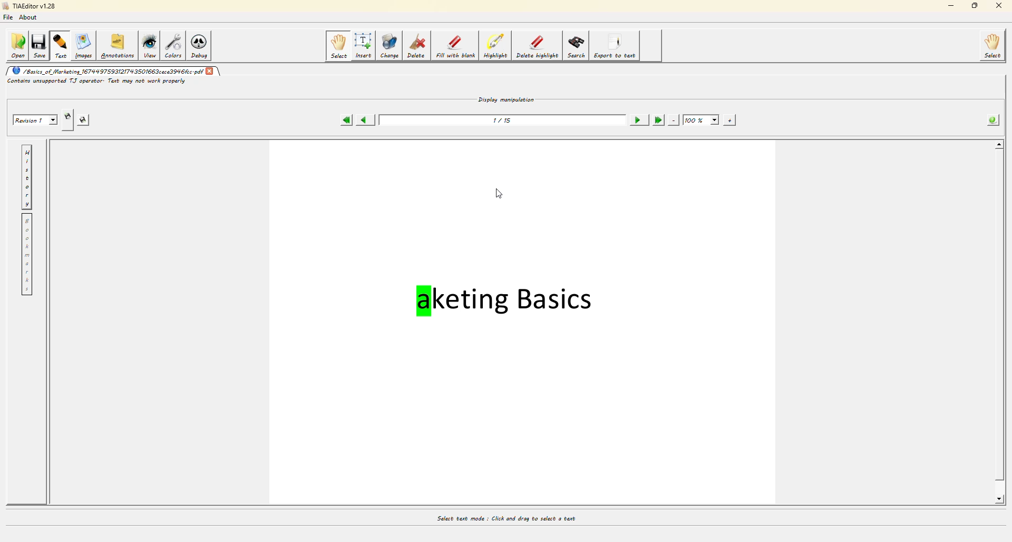 This screenshot has width=1012, height=542. Describe the element at coordinates (211, 72) in the screenshot. I see `close` at that location.